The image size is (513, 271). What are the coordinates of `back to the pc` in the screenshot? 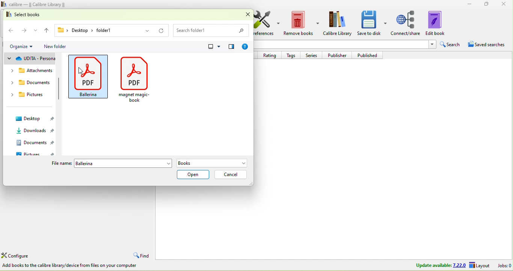 It's located at (12, 29).